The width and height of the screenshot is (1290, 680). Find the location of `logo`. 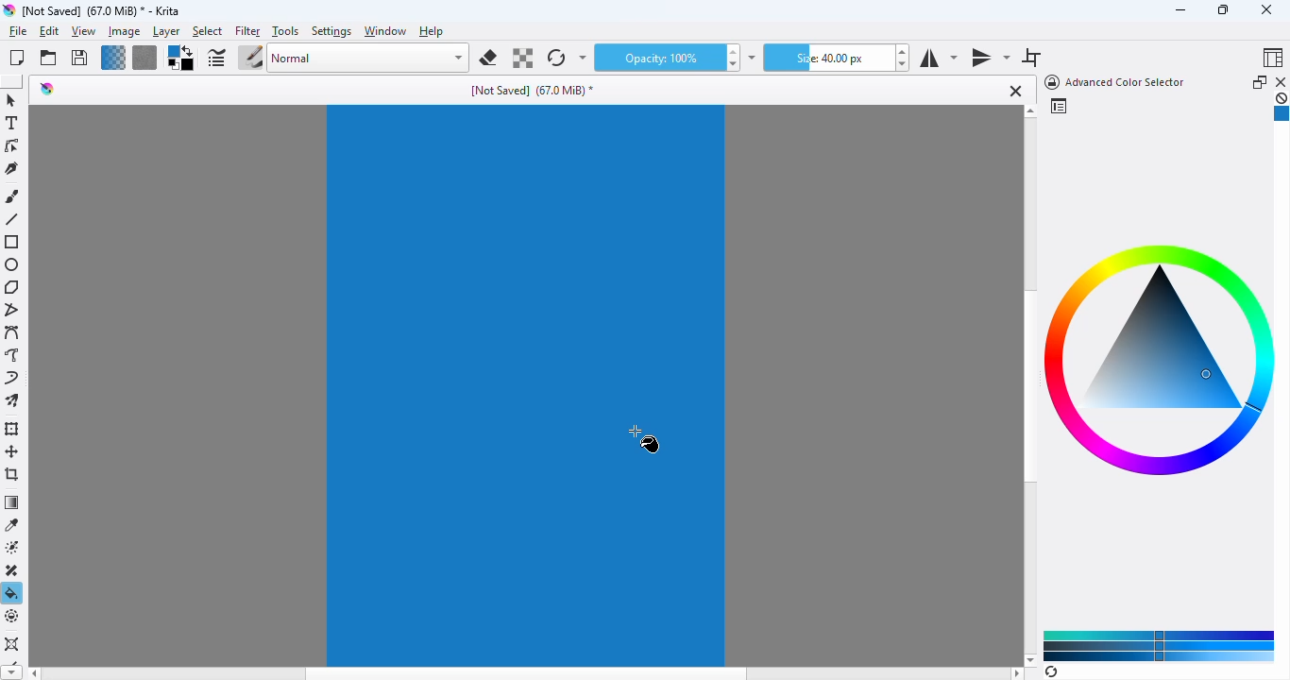

logo is located at coordinates (47, 89).